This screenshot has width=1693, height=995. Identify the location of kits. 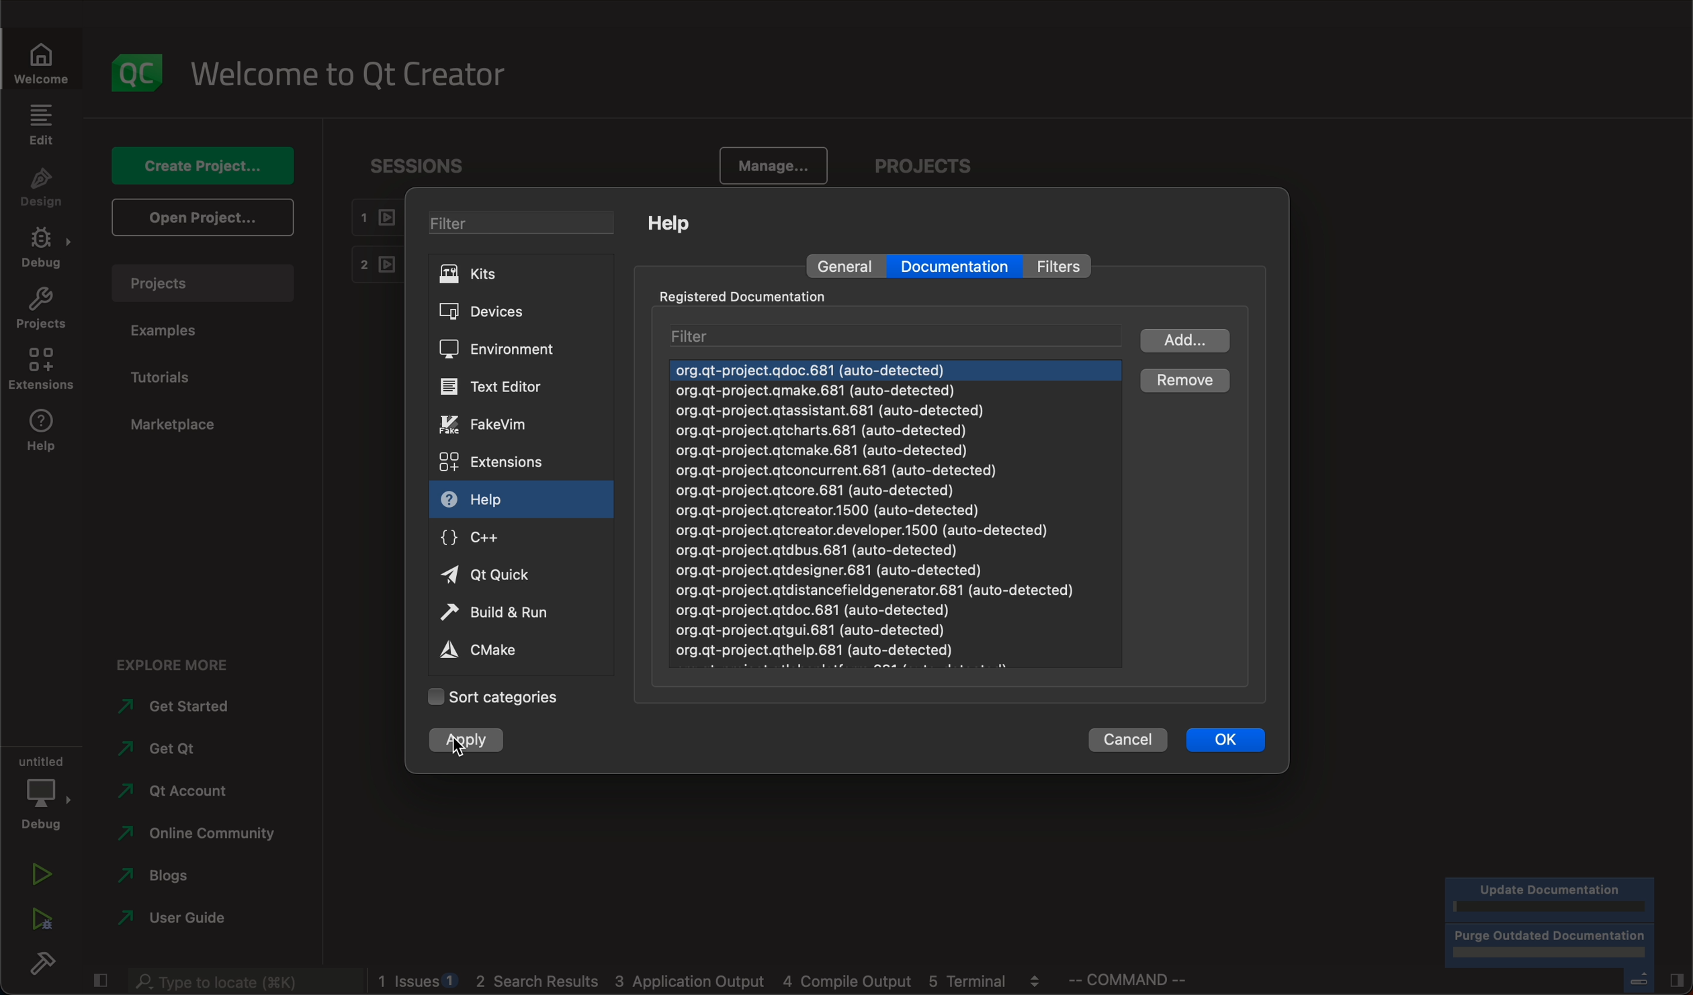
(527, 277).